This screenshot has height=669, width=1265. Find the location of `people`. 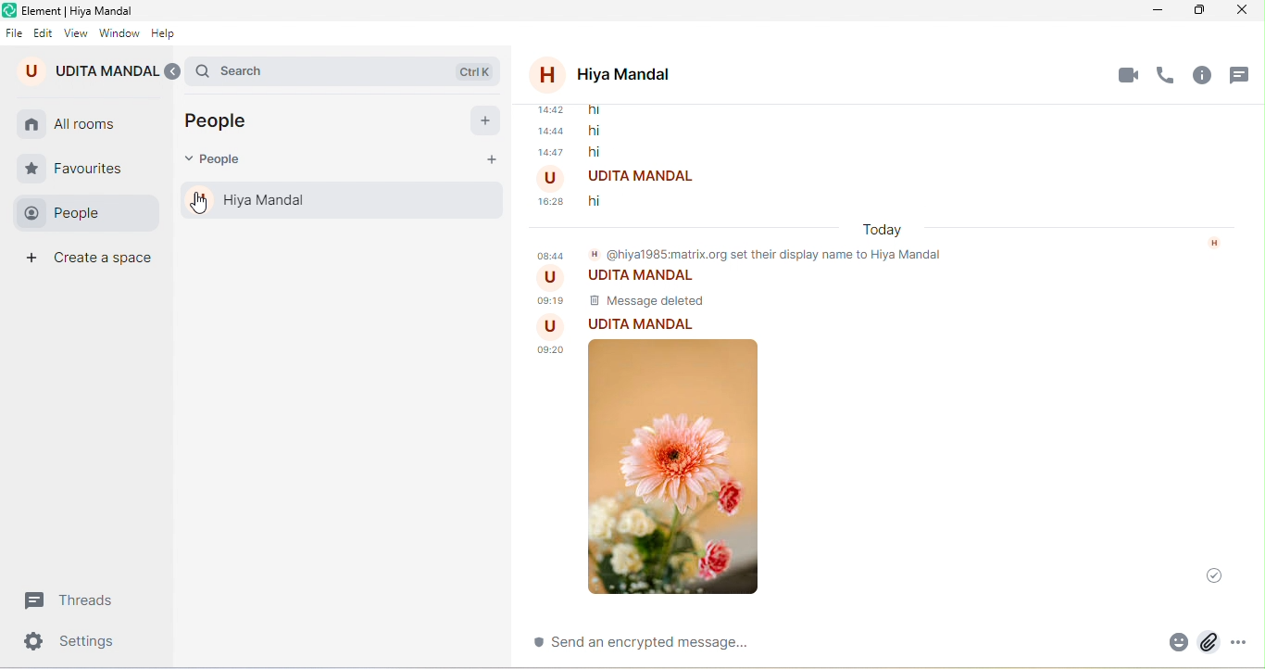

people is located at coordinates (81, 212).